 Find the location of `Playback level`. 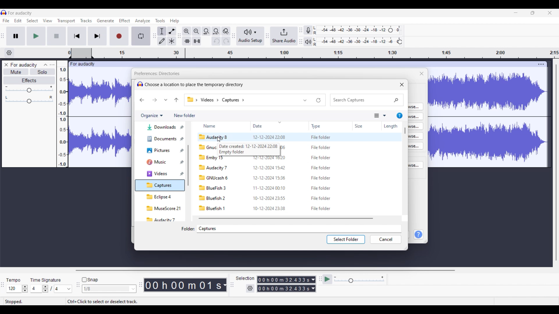

Playback level is located at coordinates (355, 42).